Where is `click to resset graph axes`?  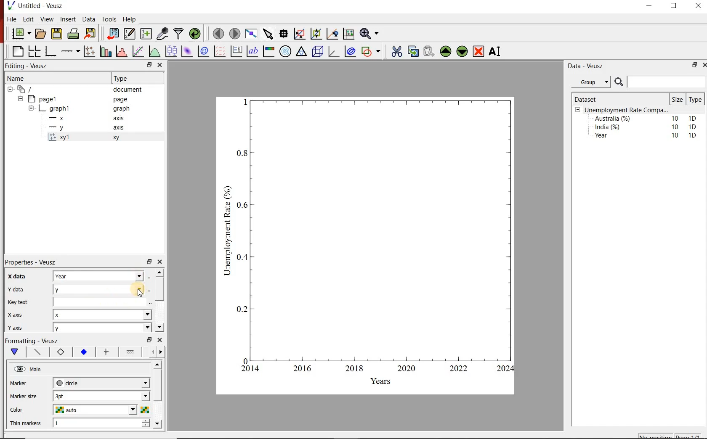
click to resset graph axes is located at coordinates (349, 33).